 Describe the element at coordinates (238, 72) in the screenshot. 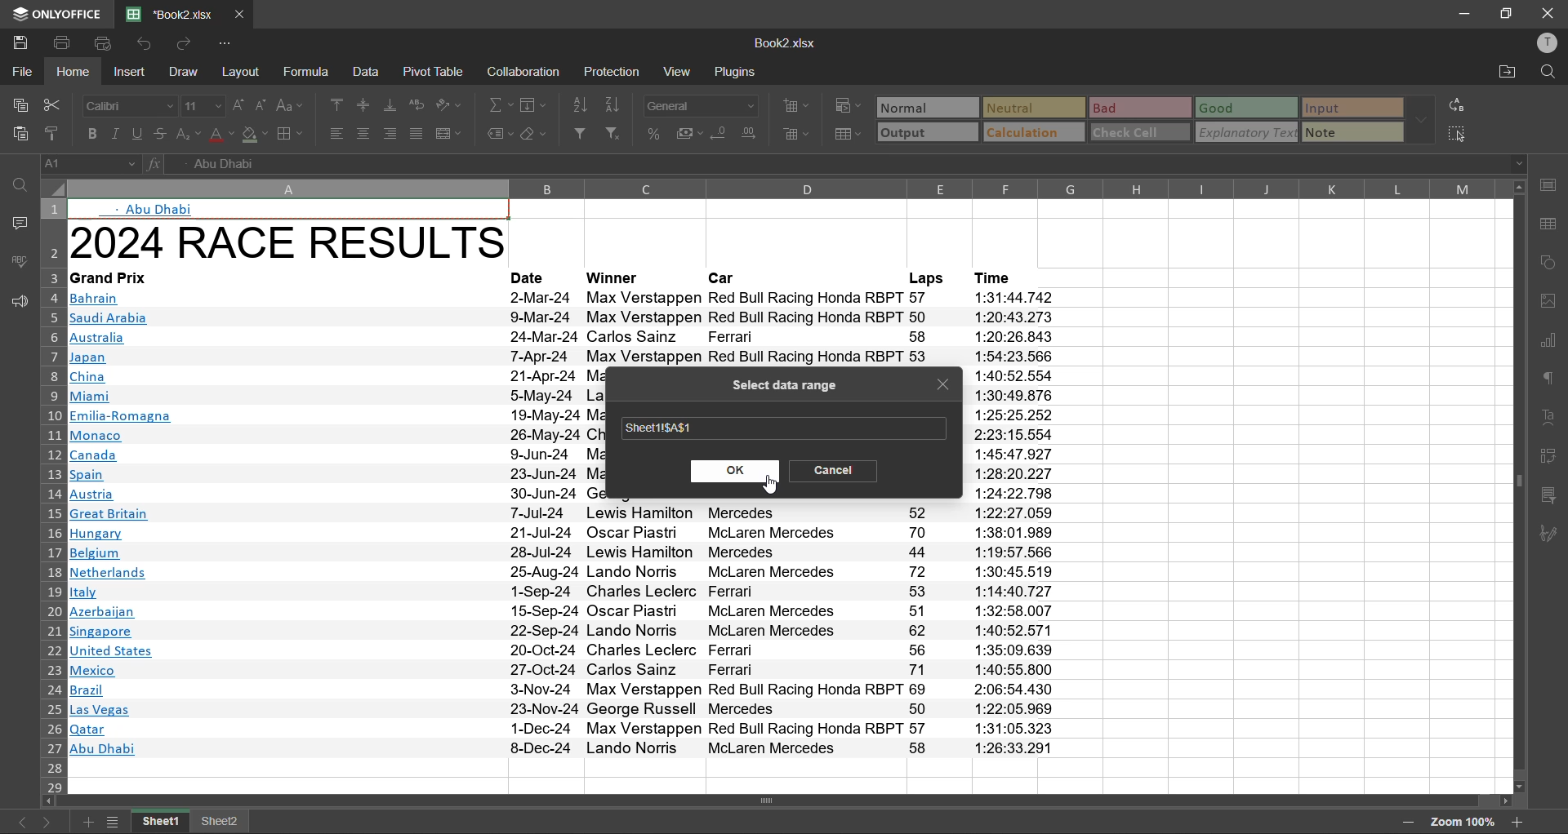

I see `layout` at that location.